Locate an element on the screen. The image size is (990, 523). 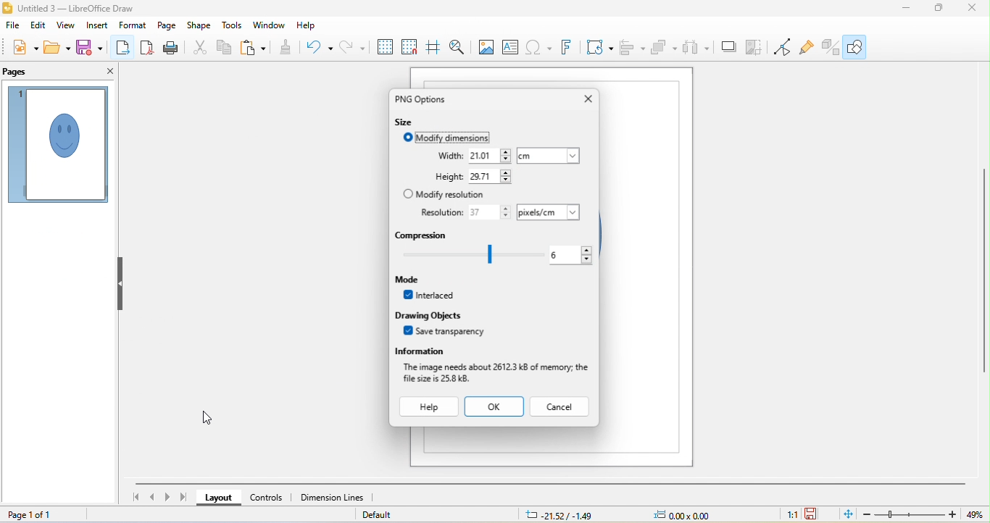
show draw functions is located at coordinates (855, 46).